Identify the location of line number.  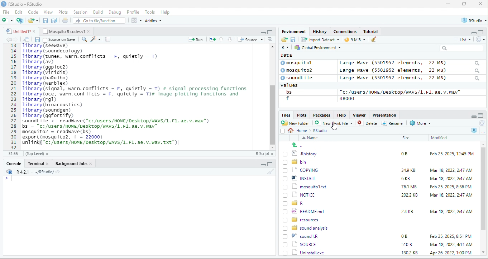
(14, 96).